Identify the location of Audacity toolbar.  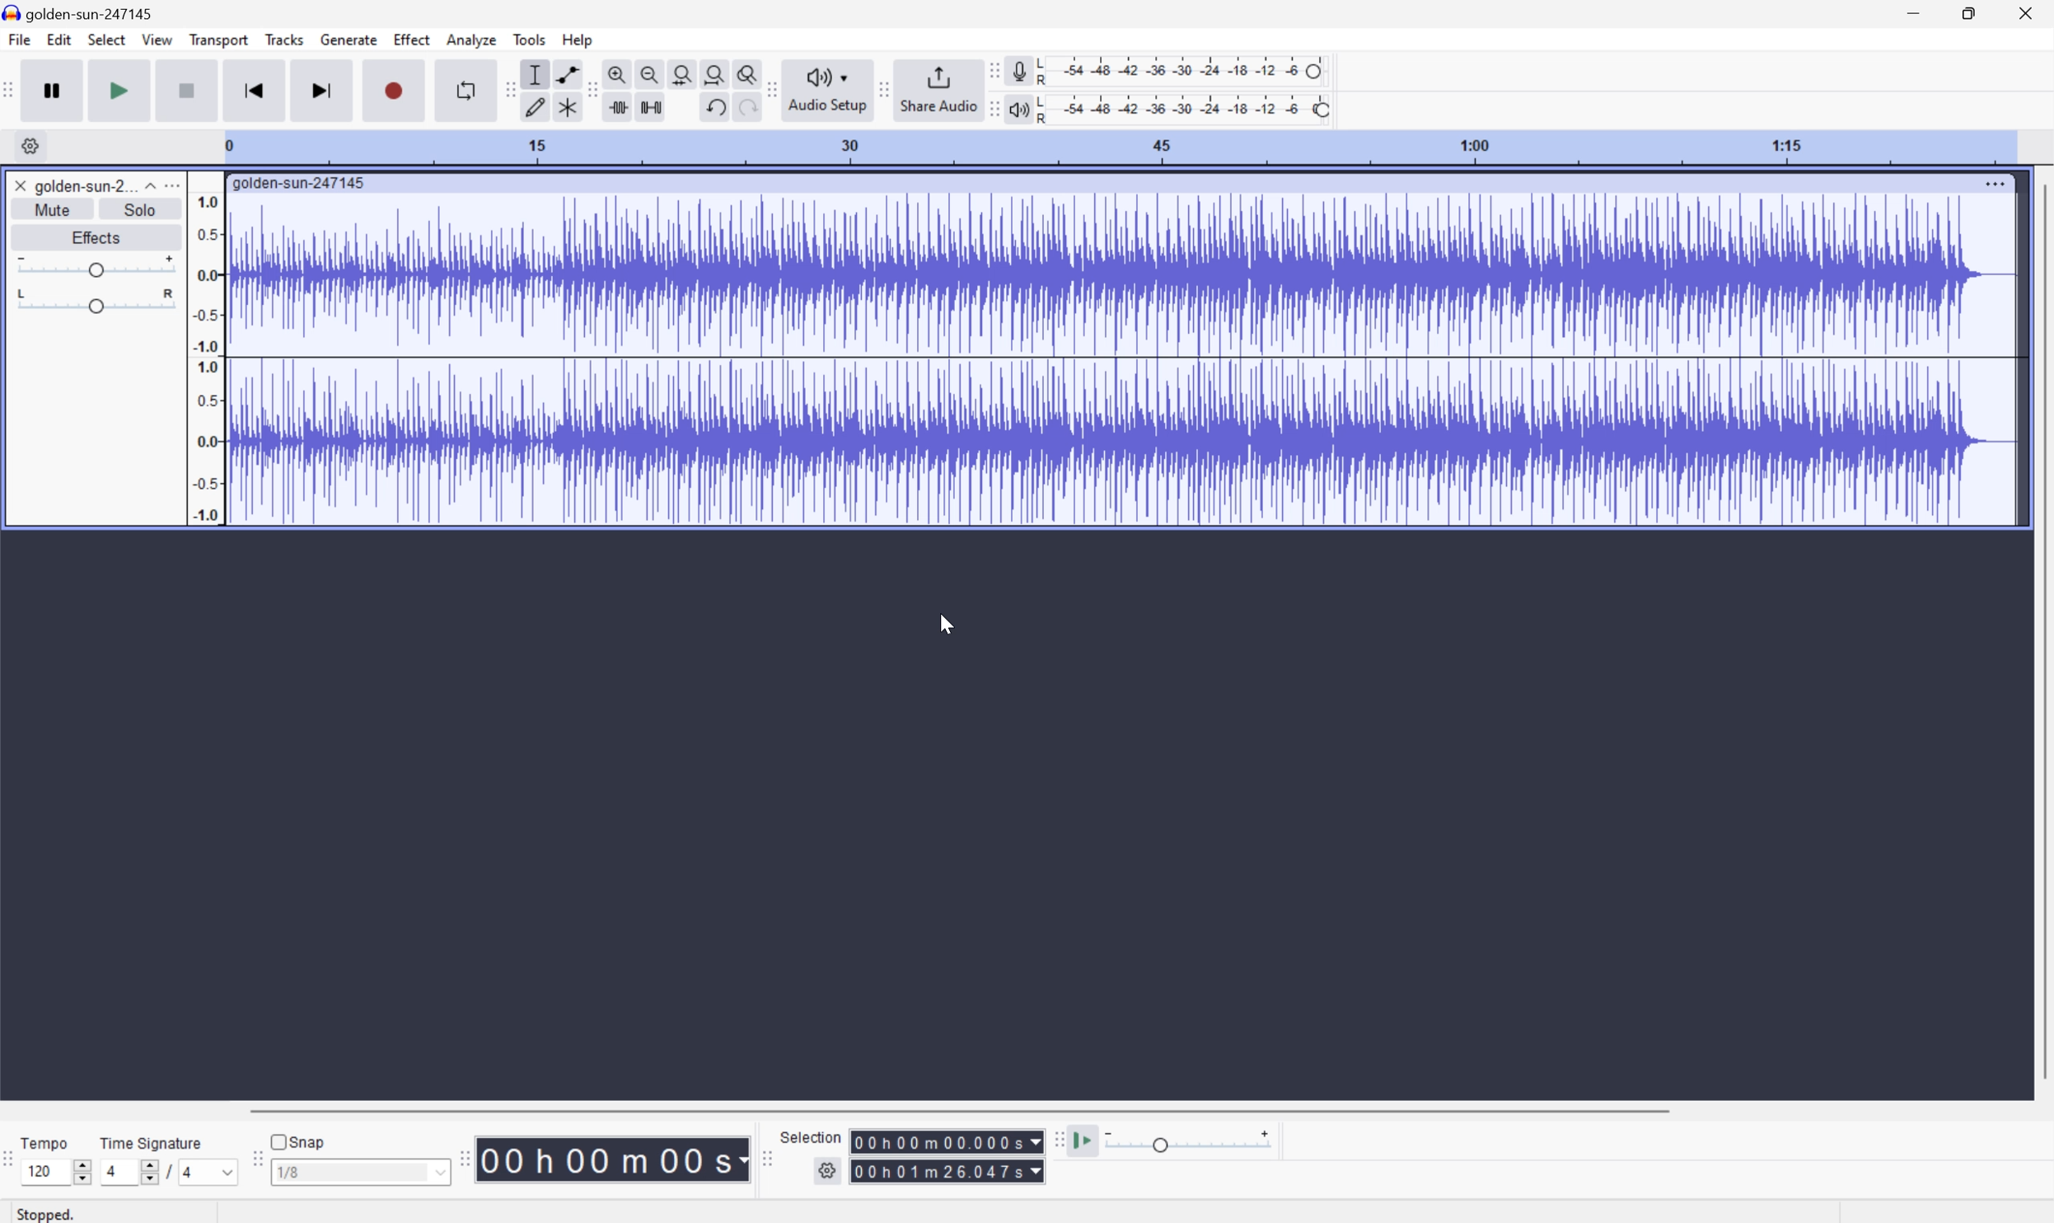
(464, 1158).